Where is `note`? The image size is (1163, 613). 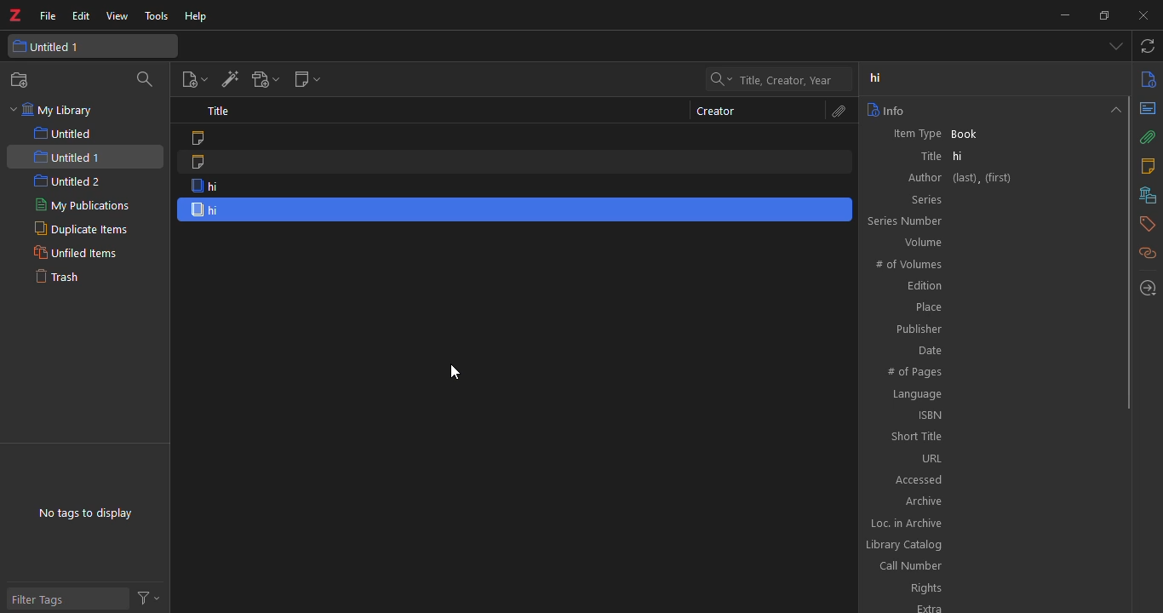
note is located at coordinates (203, 137).